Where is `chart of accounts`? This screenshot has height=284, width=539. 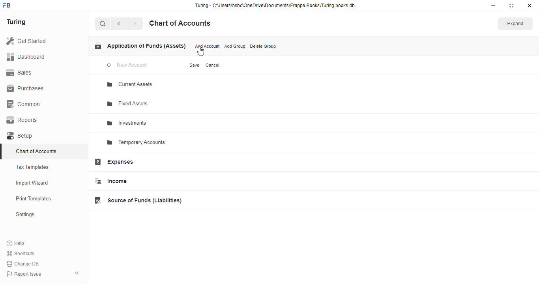
chart of accounts is located at coordinates (180, 23).